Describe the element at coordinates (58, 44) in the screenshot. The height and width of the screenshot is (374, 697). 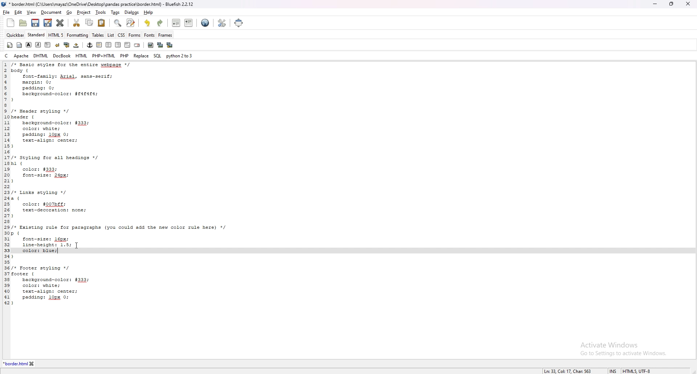
I see `break` at that location.